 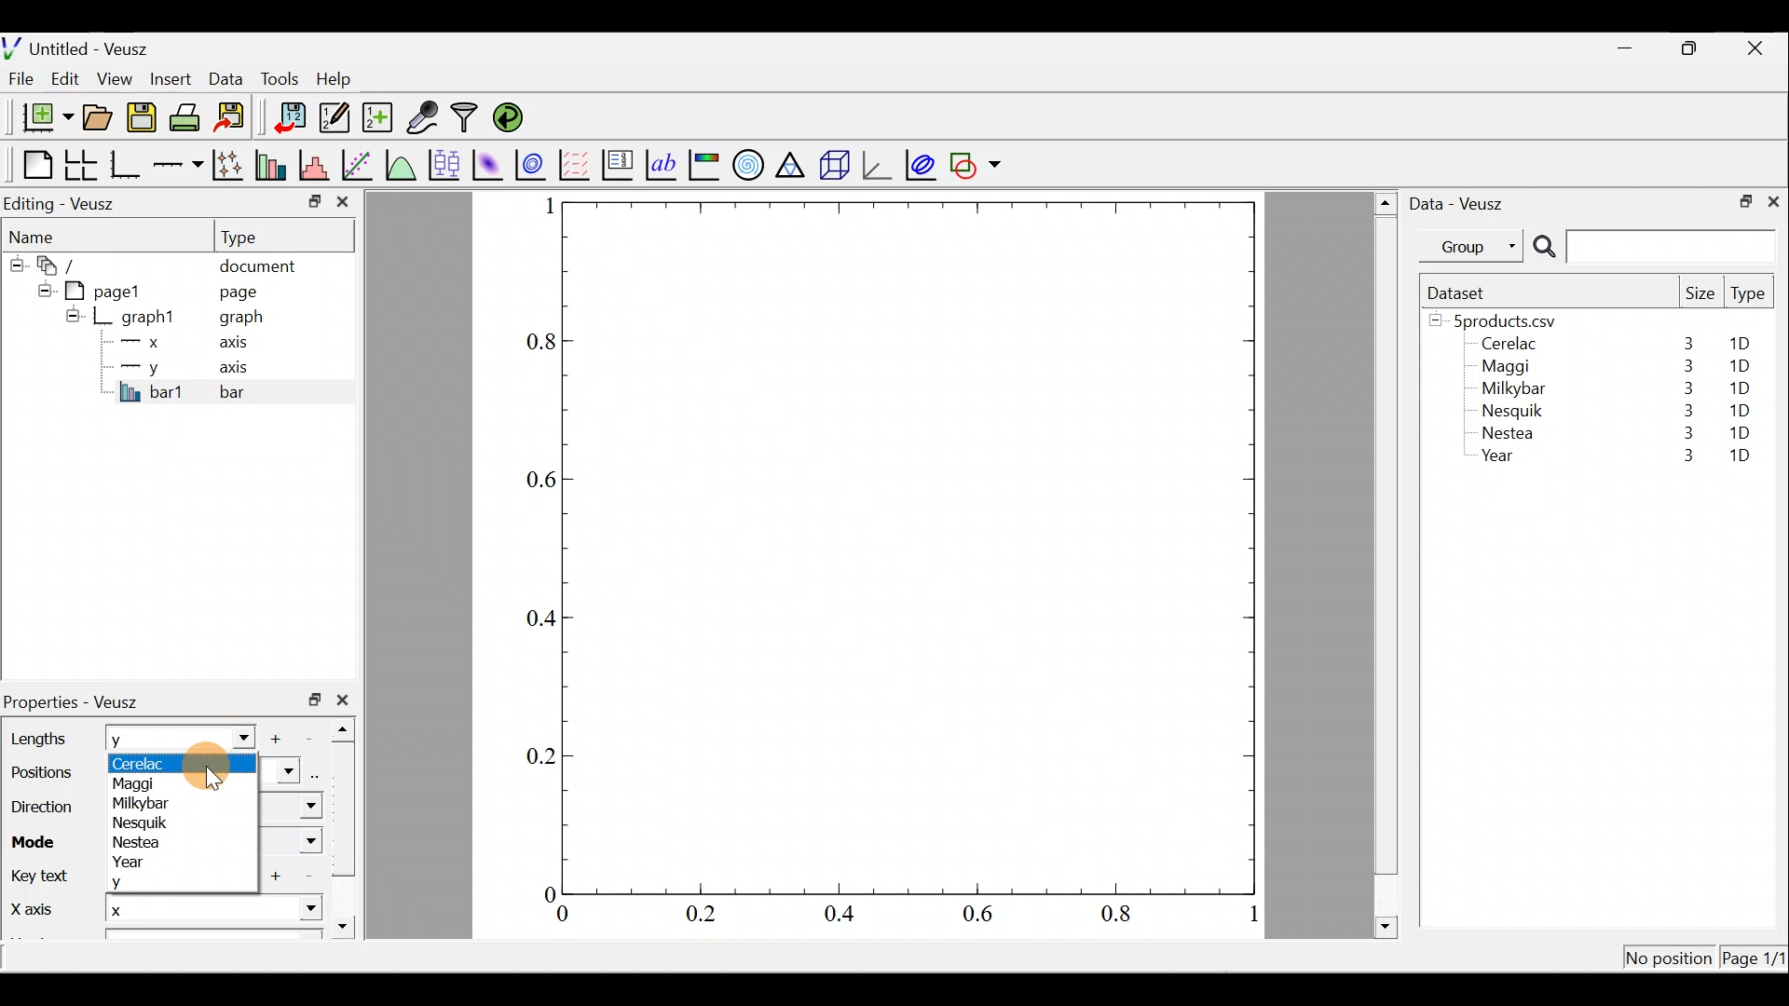 What do you see at coordinates (846, 915) in the screenshot?
I see `0.4` at bounding box center [846, 915].